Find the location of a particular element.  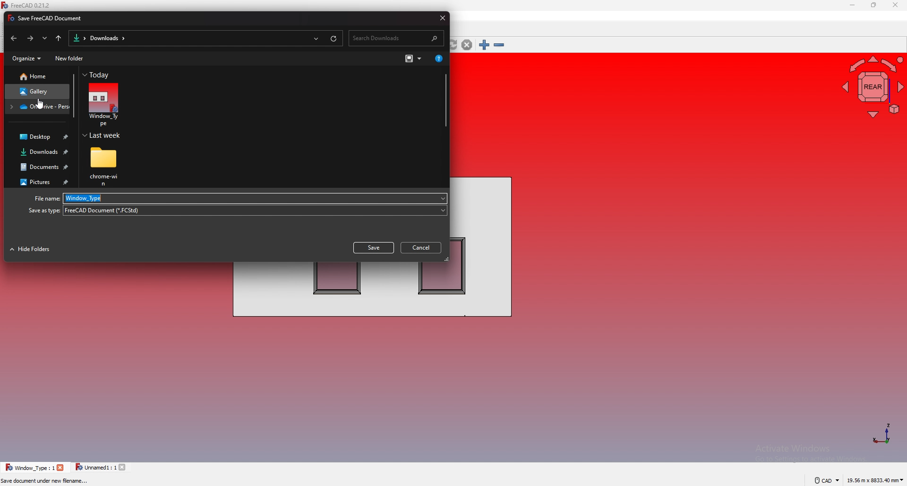

gallery is located at coordinates (37, 92).